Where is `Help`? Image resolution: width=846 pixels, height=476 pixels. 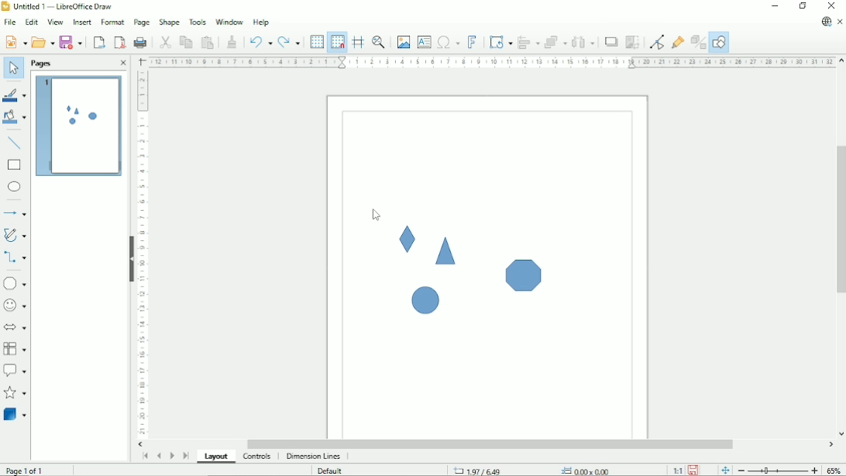
Help is located at coordinates (261, 22).